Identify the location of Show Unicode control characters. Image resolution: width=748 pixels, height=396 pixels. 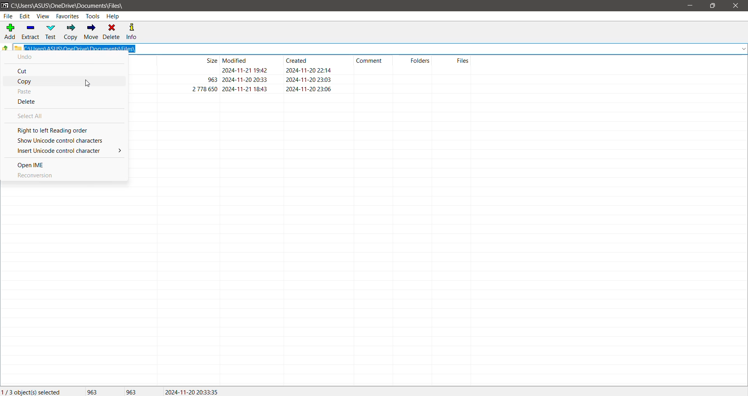
(63, 141).